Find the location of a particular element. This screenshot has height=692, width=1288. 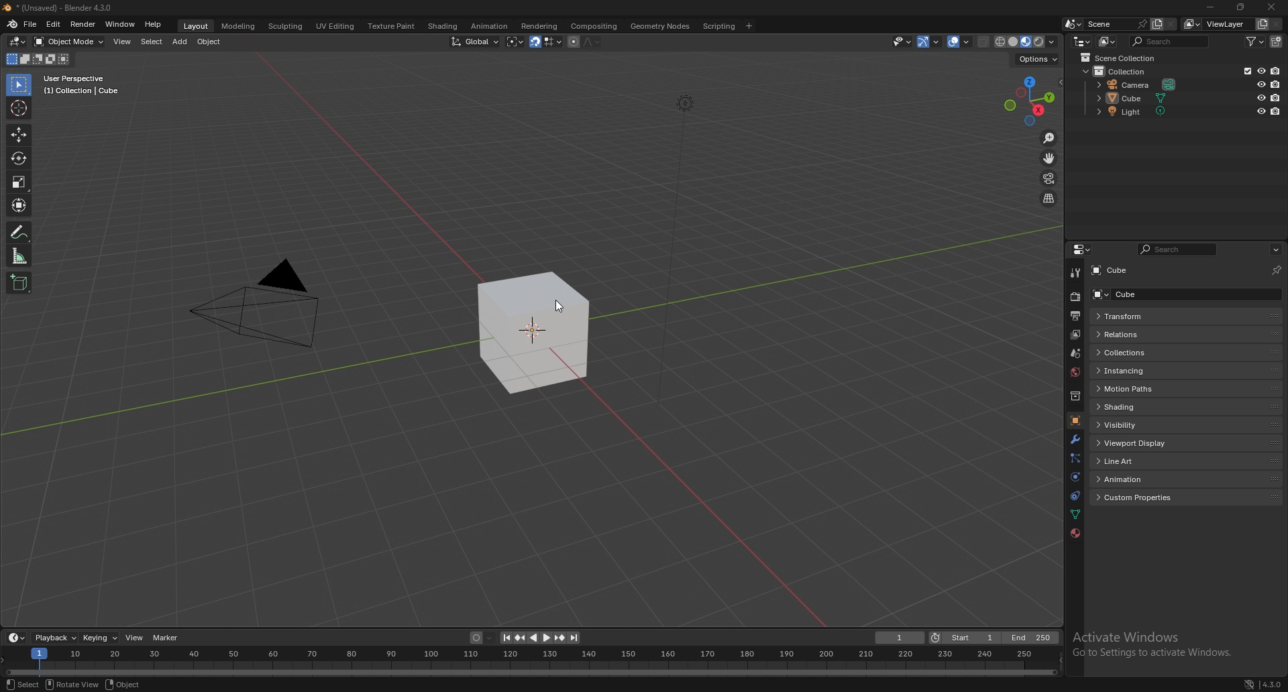

scale is located at coordinates (19, 181).